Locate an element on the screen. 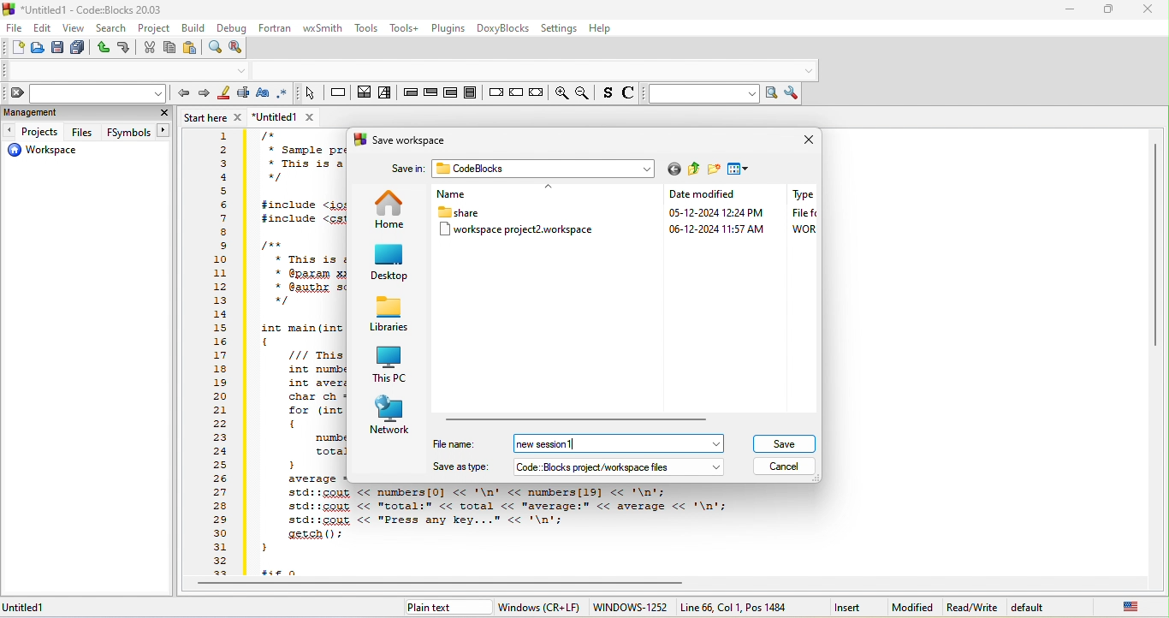 The height and width of the screenshot is (618, 1169).  go to last folder visit is located at coordinates (672, 170).